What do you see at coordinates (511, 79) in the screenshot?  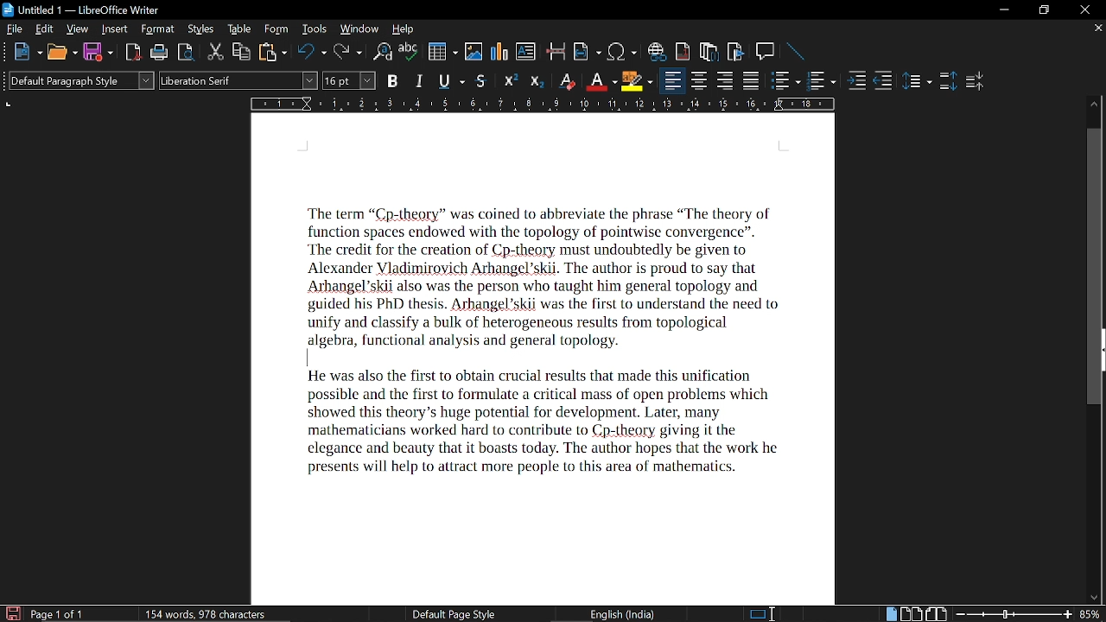 I see `Superscript` at bounding box center [511, 79].